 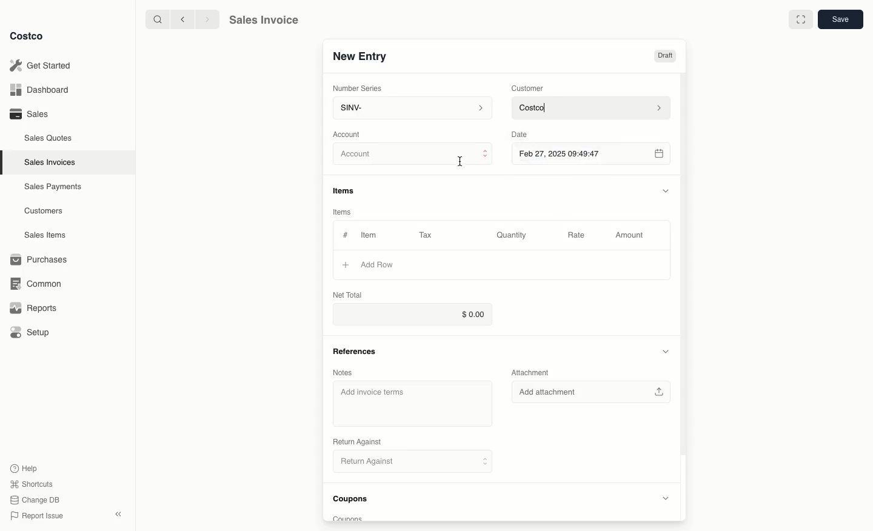 What do you see at coordinates (39, 259) in the screenshot?
I see `Purchases` at bounding box center [39, 259].